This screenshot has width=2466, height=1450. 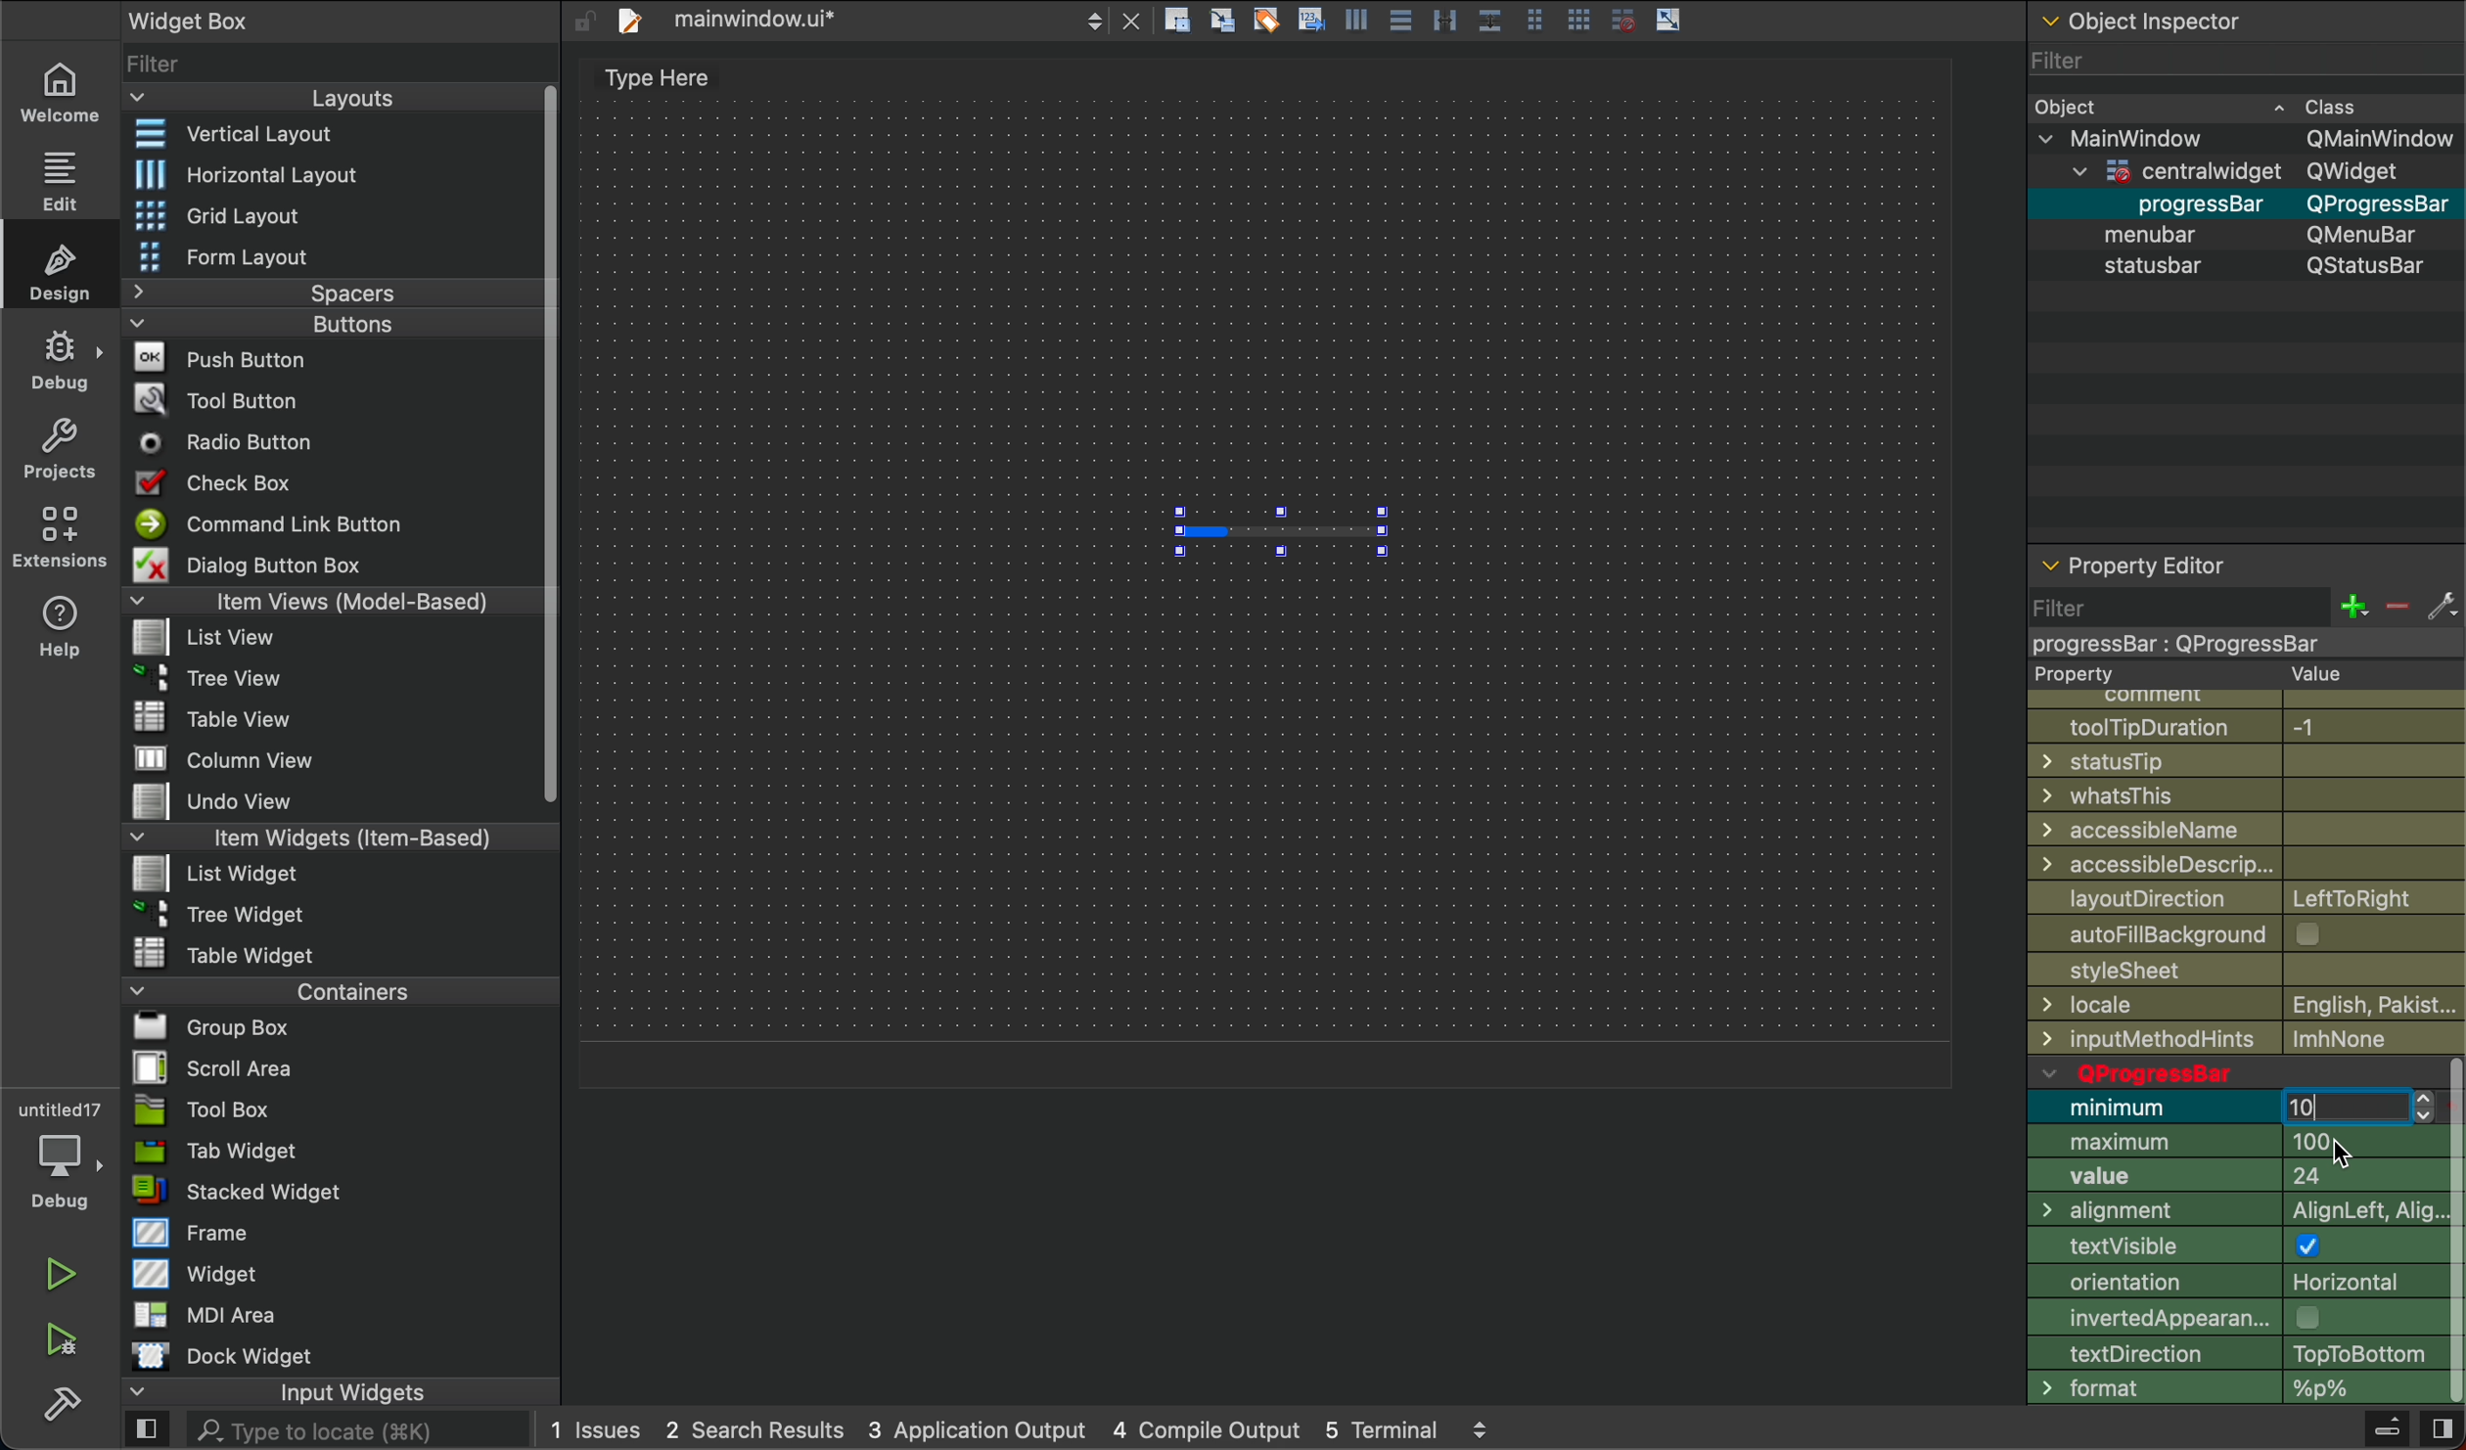 I want to click on Filter, so click(x=2242, y=59).